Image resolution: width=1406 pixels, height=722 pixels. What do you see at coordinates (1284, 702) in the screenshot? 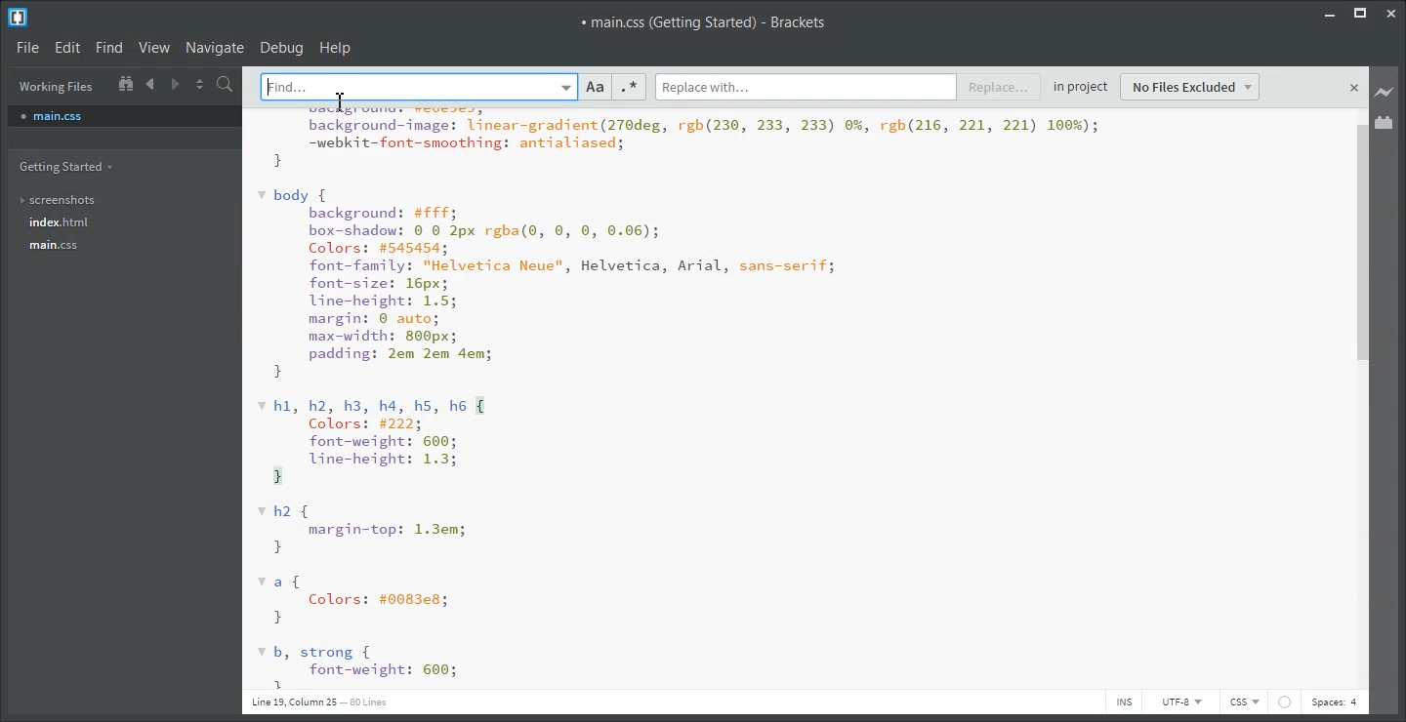
I see `icon` at bounding box center [1284, 702].